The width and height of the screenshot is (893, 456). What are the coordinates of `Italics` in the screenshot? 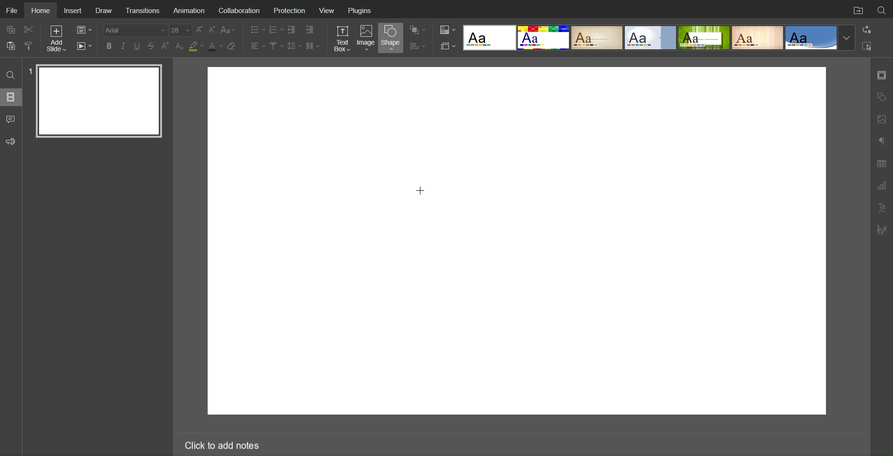 It's located at (123, 46).